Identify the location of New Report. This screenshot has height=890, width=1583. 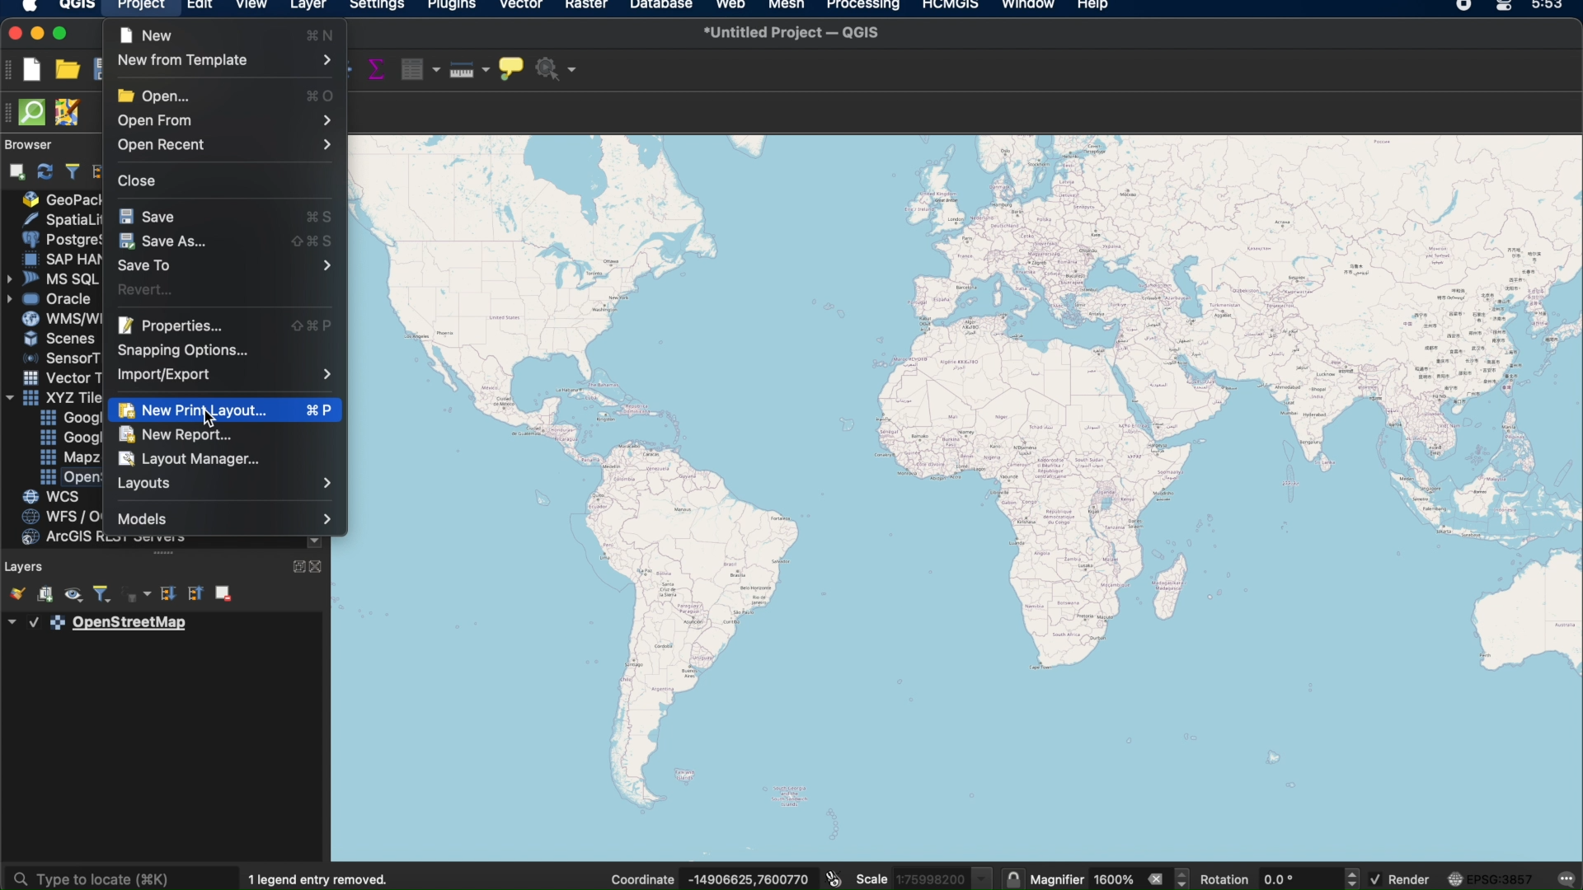
(176, 435).